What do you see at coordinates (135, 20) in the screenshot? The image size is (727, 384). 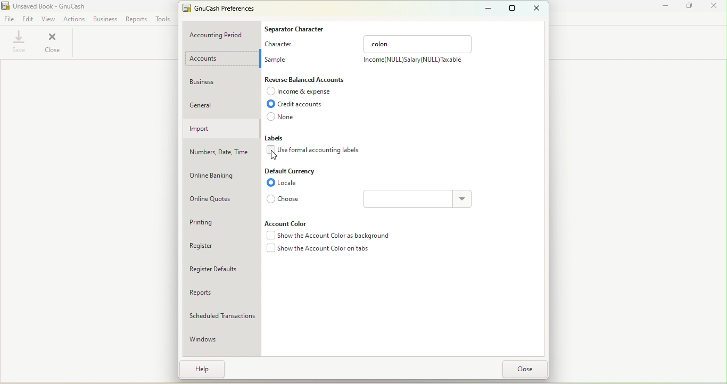 I see `Reports` at bounding box center [135, 20].